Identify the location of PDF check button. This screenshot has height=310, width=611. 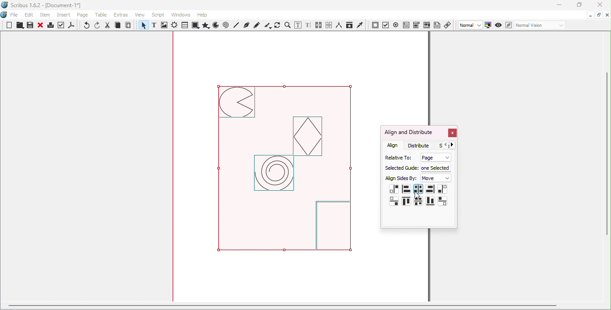
(386, 25).